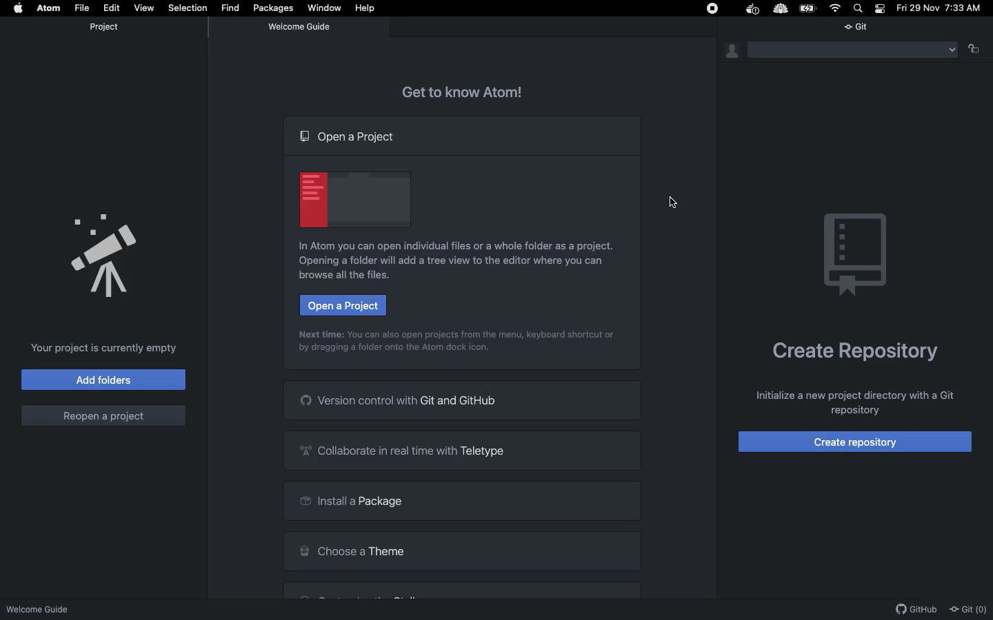 The width and height of the screenshot is (993, 620). I want to click on Menu, so click(855, 50).